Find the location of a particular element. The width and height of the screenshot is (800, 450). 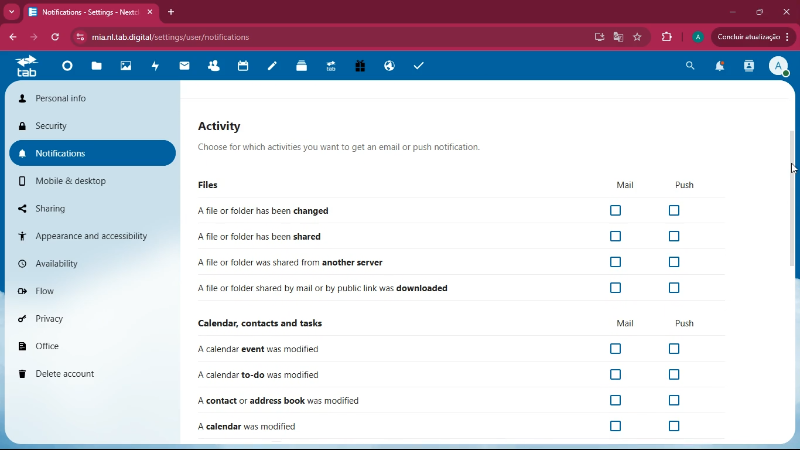

refresh is located at coordinates (56, 39).